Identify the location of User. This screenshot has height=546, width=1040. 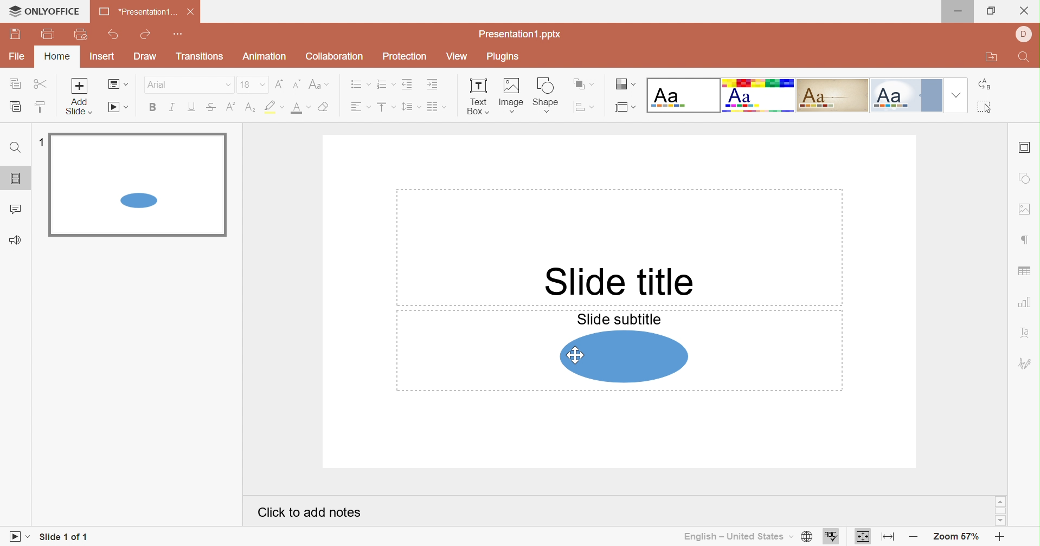
(1023, 34).